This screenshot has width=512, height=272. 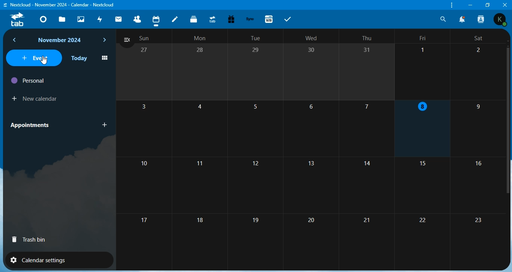 What do you see at coordinates (271, 18) in the screenshot?
I see `16tb` at bounding box center [271, 18].